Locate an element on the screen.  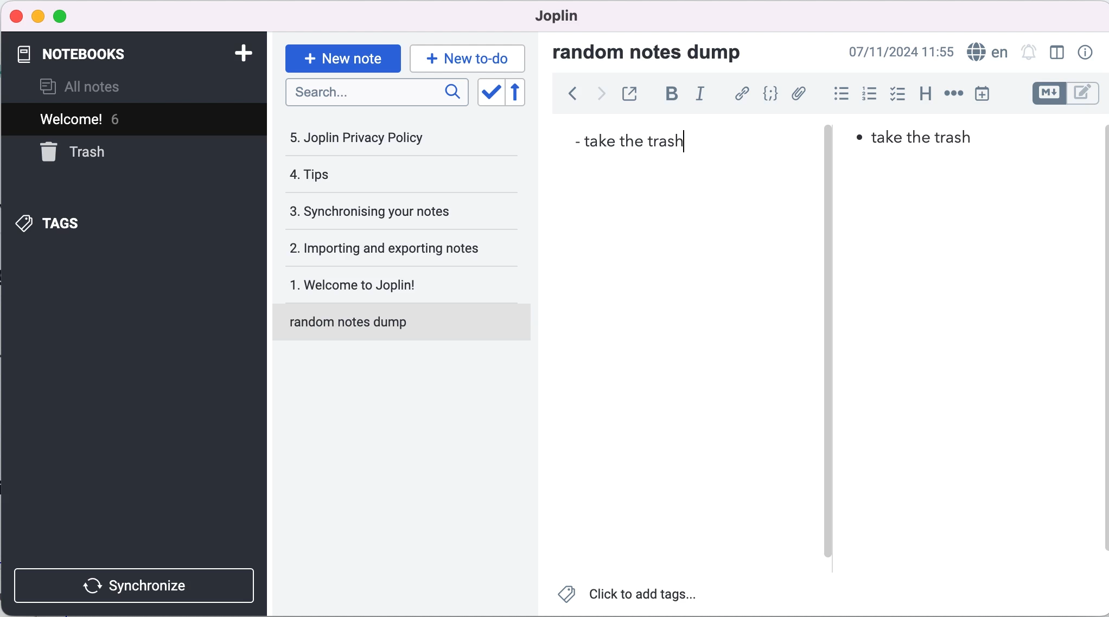
new note is located at coordinates (342, 57).